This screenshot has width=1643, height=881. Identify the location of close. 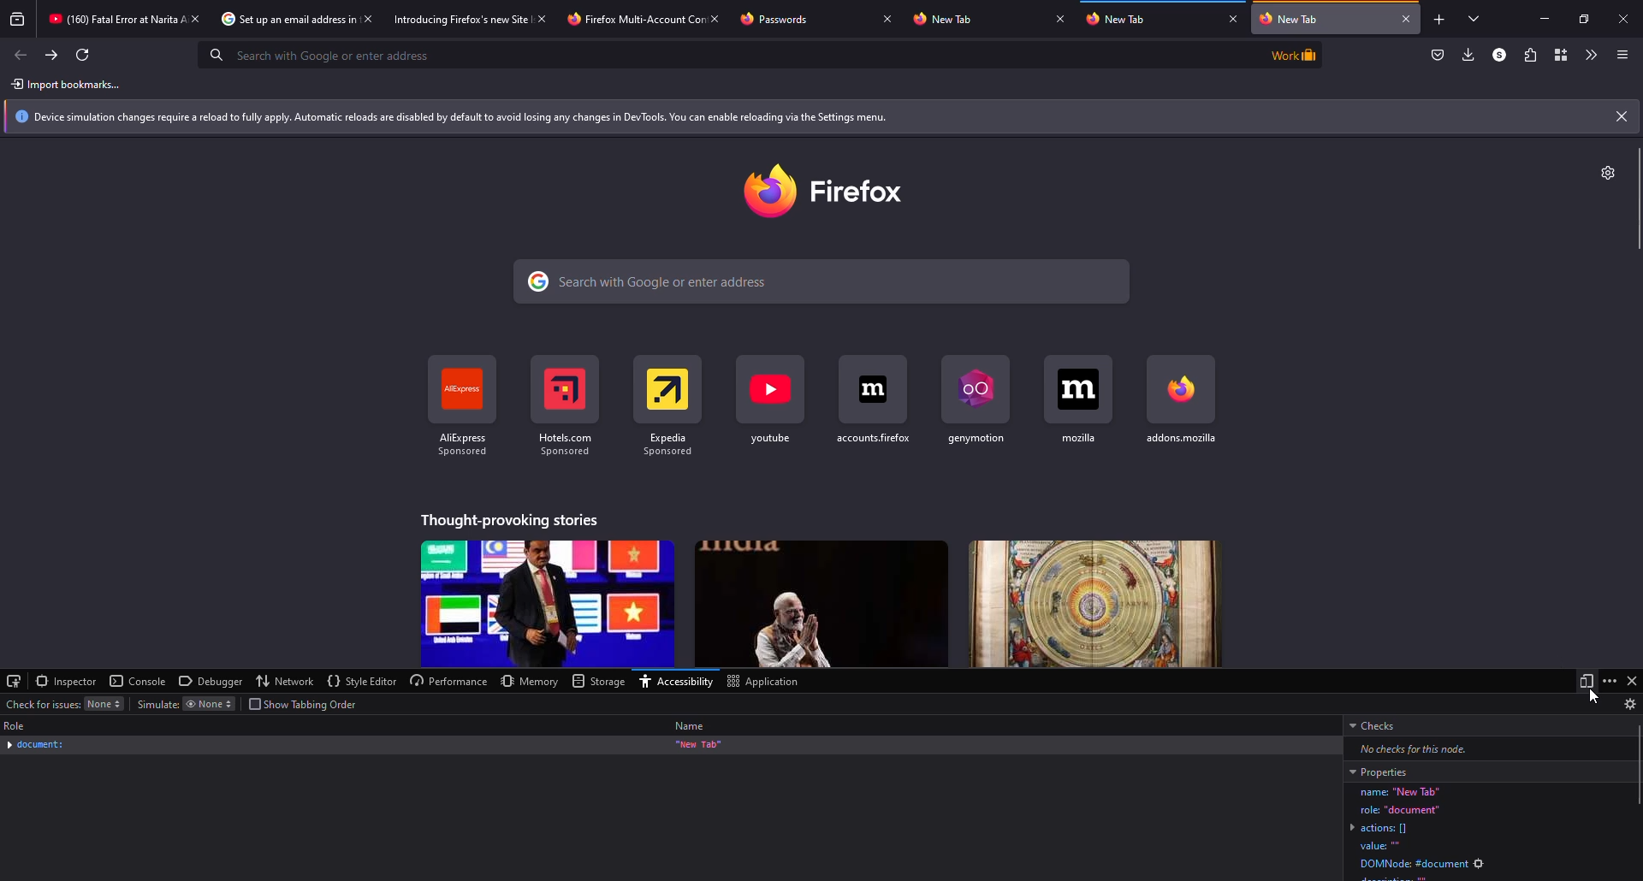
(1059, 18).